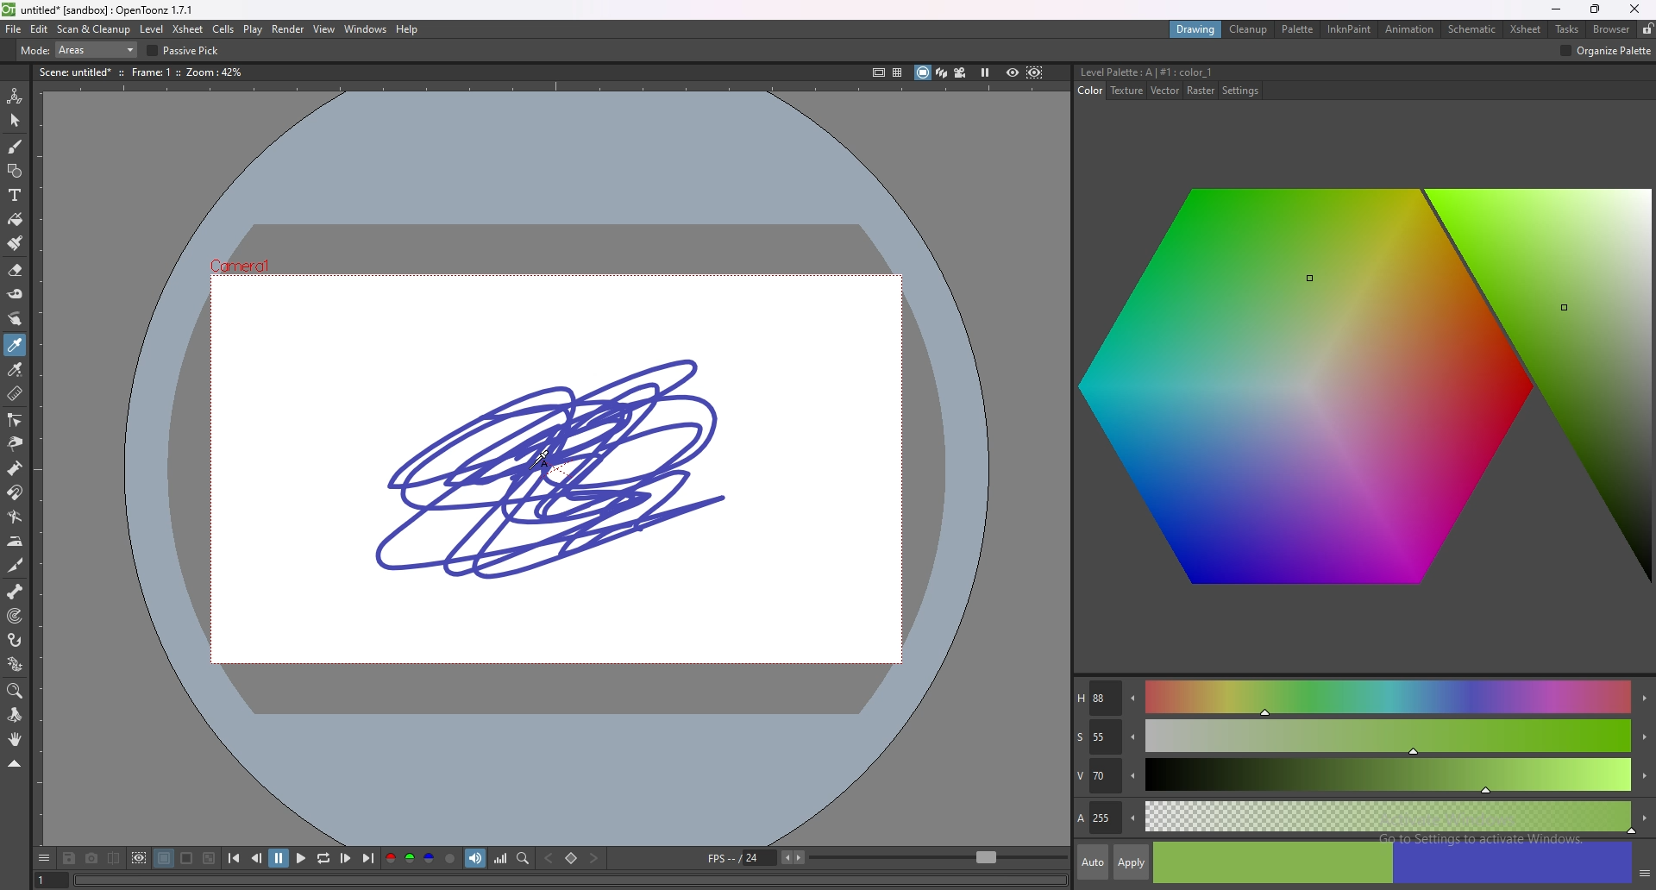  I want to click on fps, so click(756, 857).